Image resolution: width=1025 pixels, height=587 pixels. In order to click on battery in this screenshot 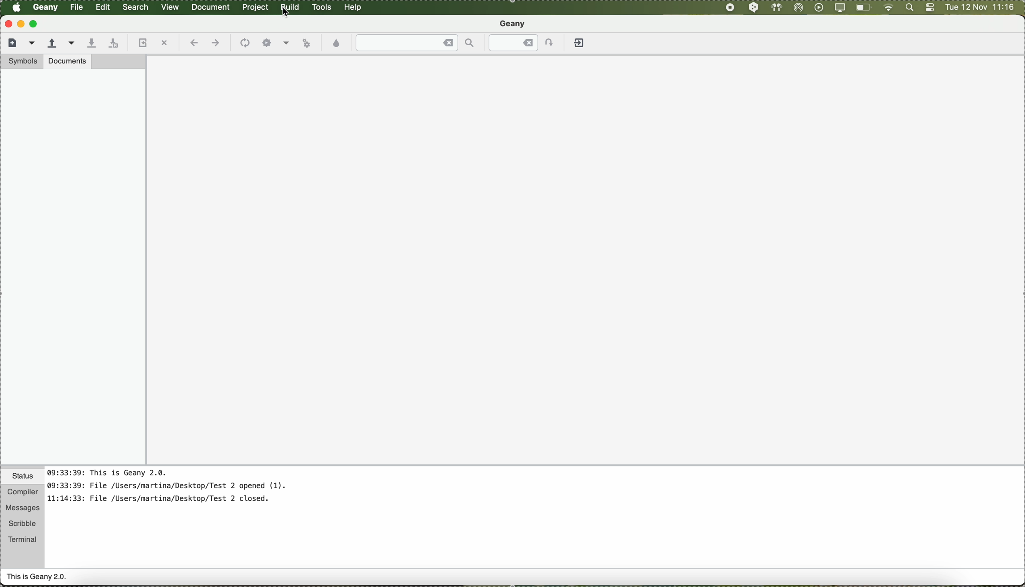, I will do `click(864, 9)`.